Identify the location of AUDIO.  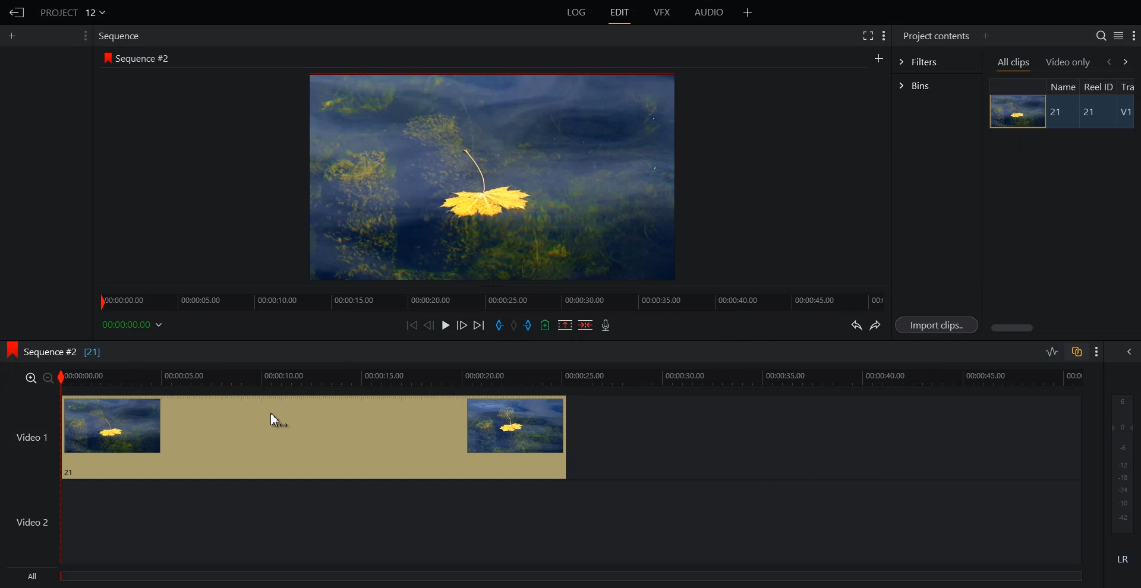
(710, 12).